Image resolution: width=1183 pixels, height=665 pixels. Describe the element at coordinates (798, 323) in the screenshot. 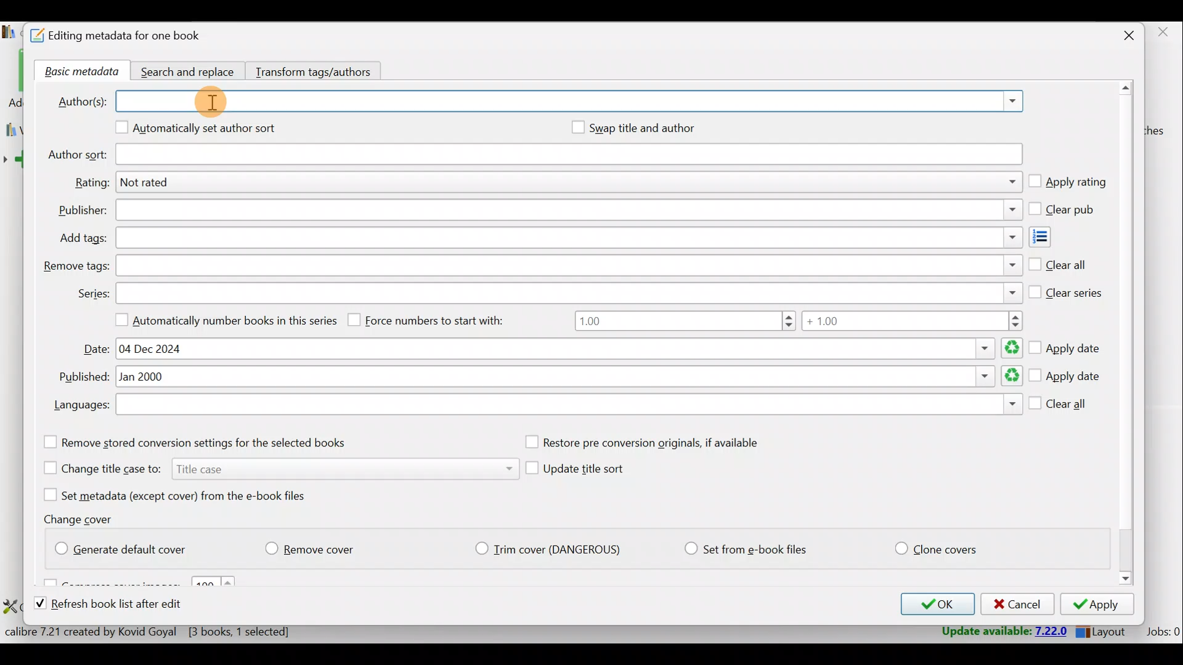

I see `Number range` at that location.